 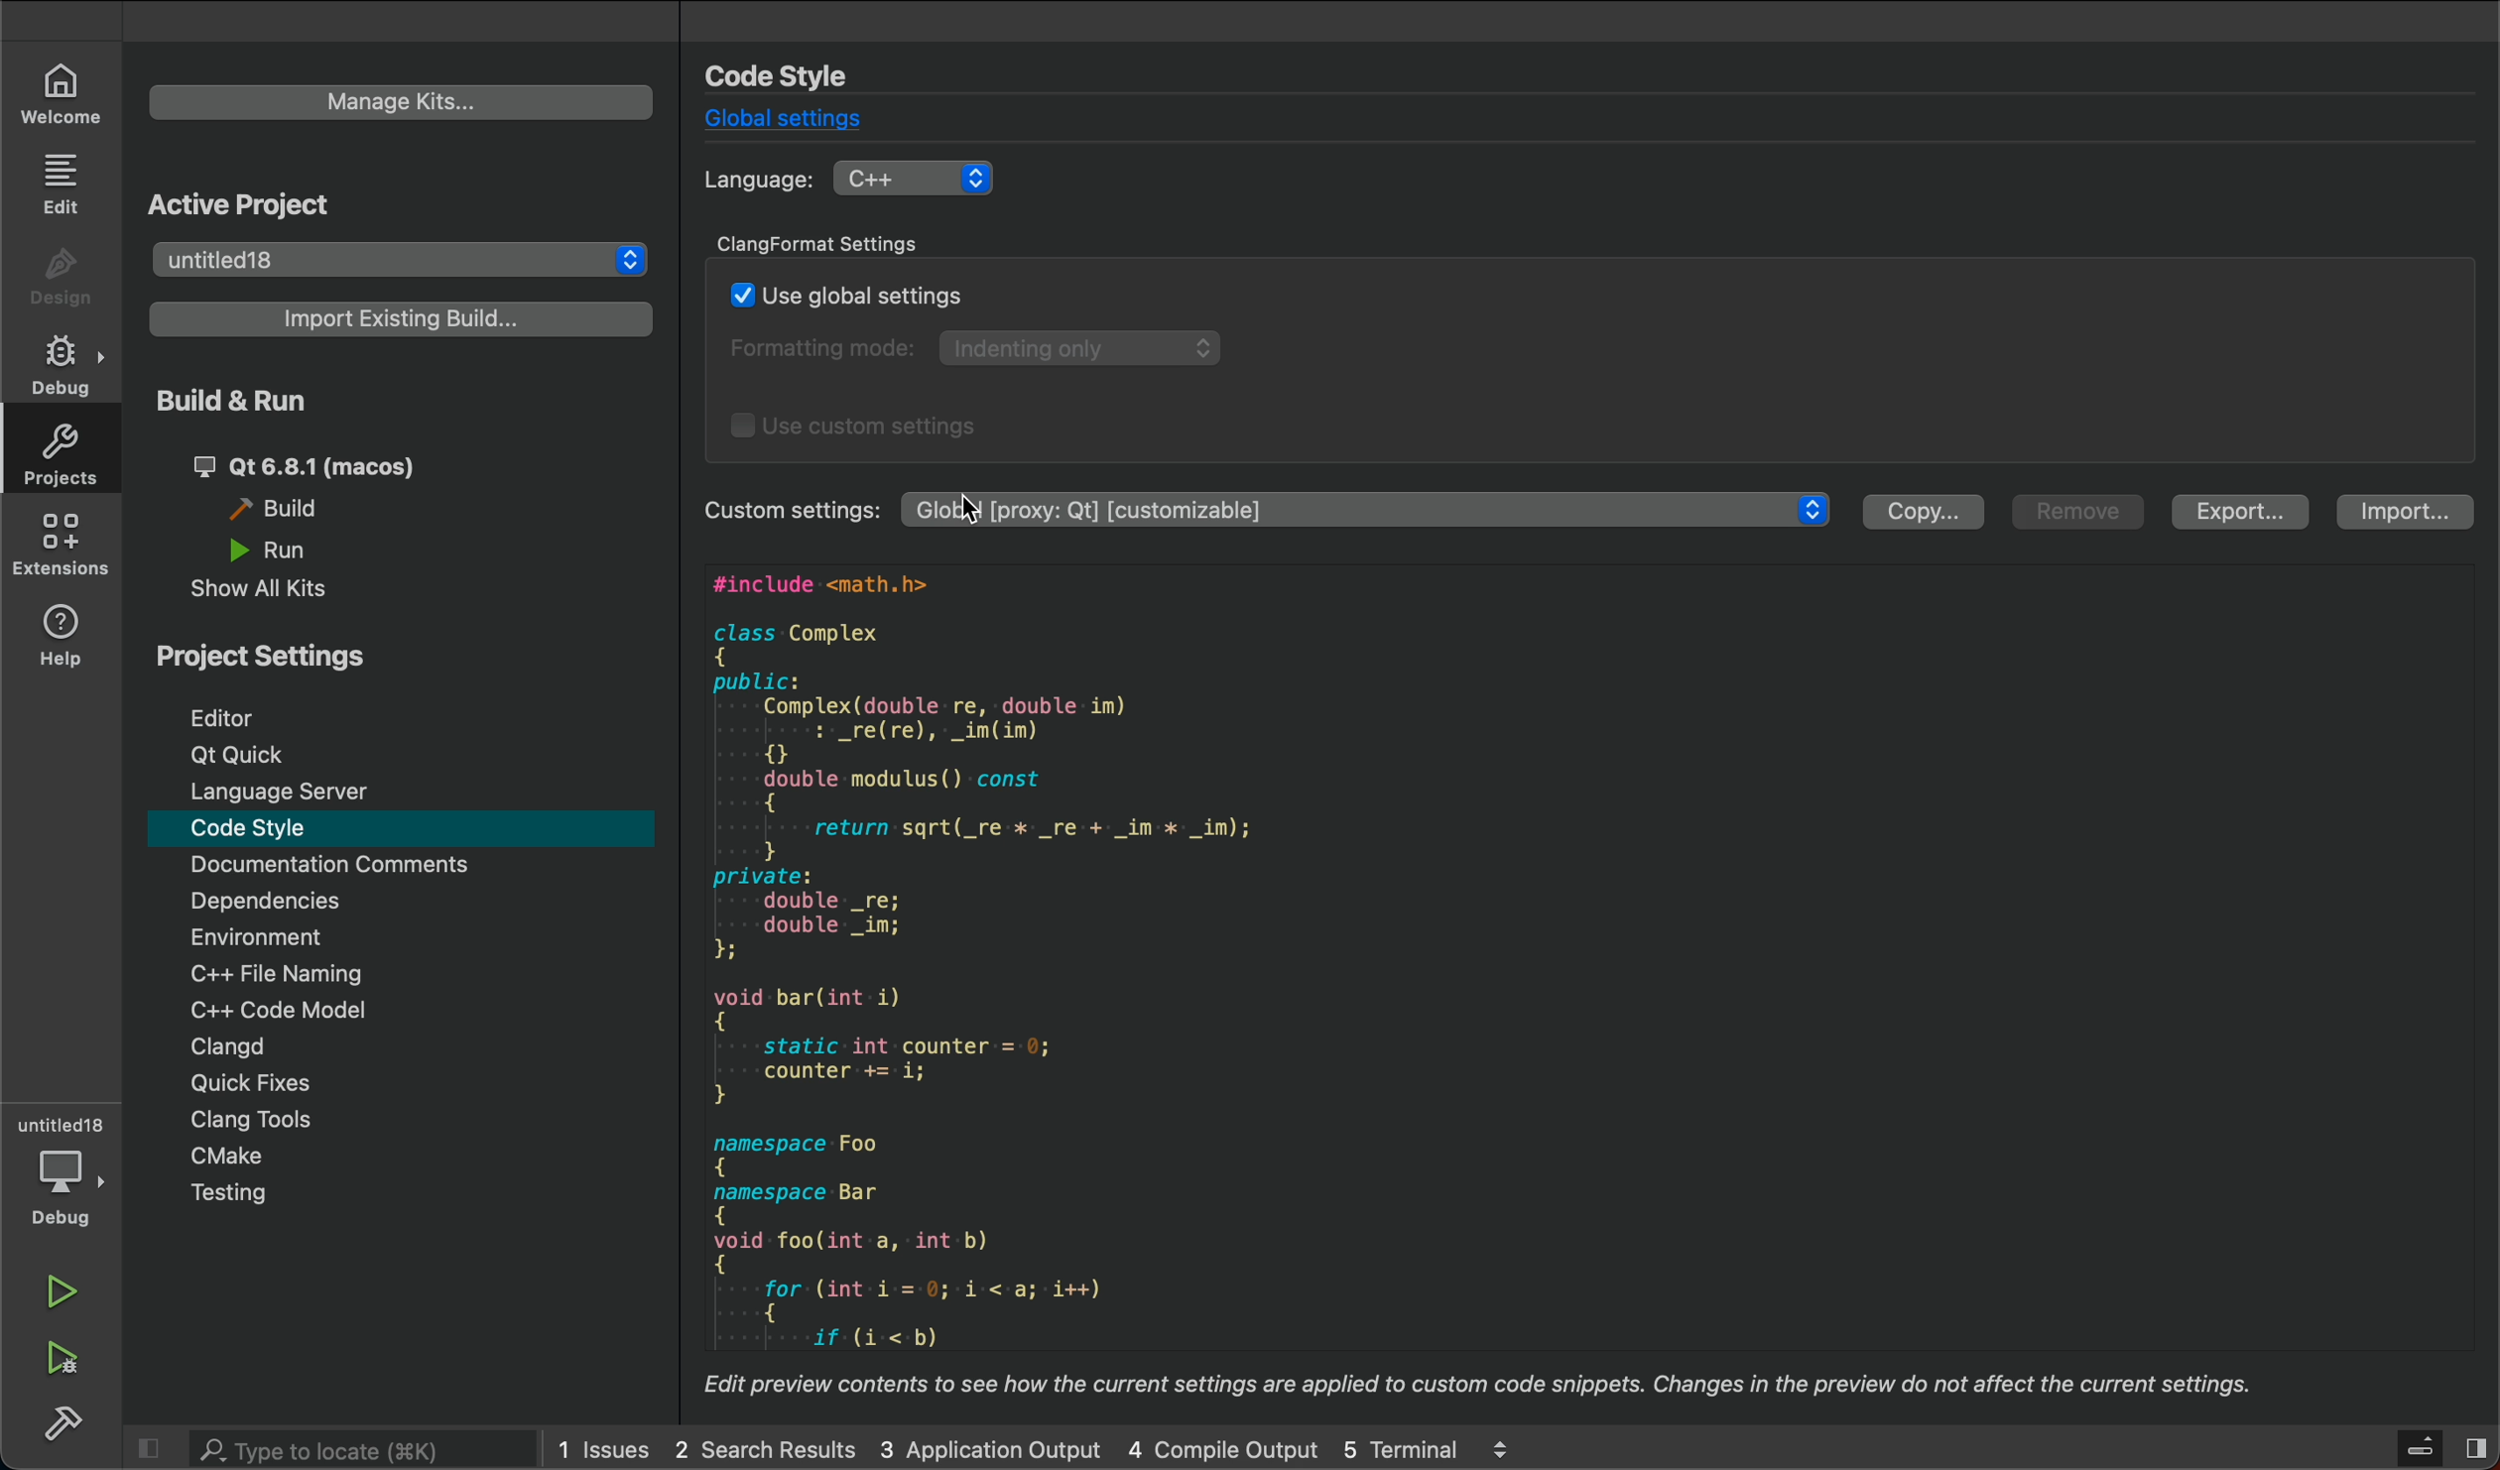 I want to click on 1 Issues, so click(x=601, y=1446).